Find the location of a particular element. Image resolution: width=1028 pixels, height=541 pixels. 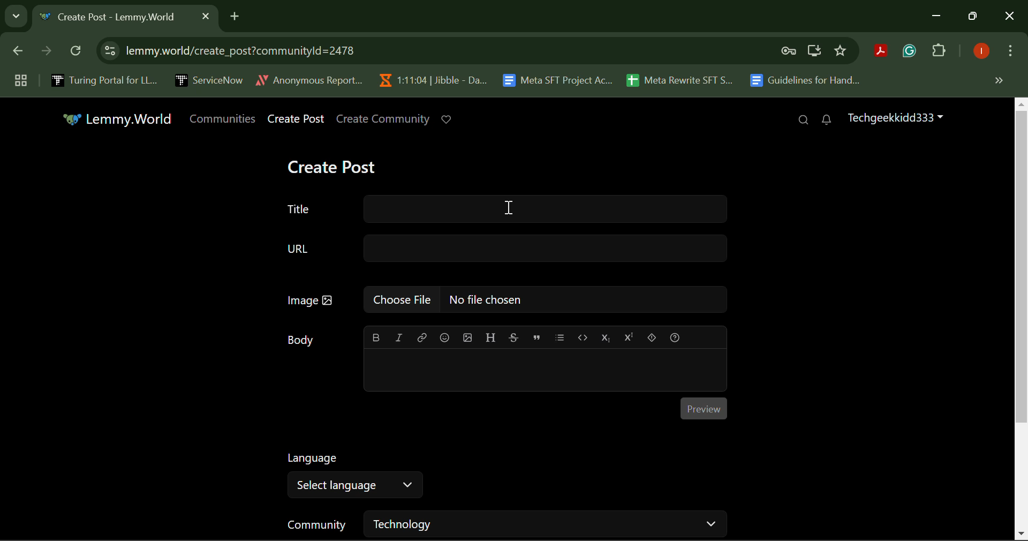

Select Language is located at coordinates (354, 476).